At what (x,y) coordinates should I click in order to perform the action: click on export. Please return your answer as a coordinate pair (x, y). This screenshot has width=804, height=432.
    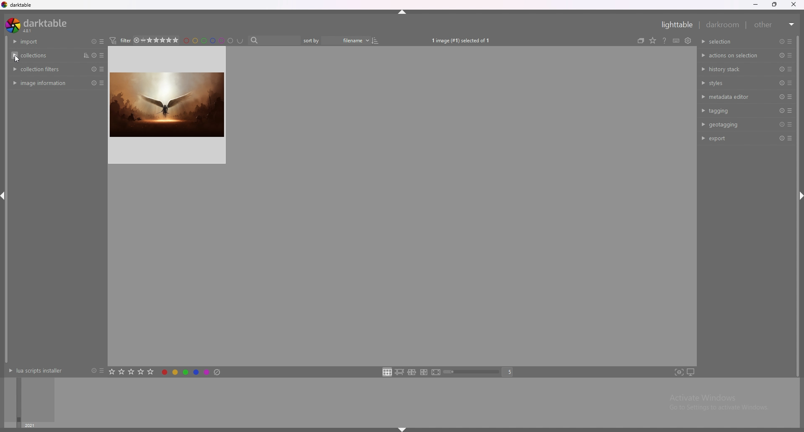
    Looking at the image, I should click on (732, 138).